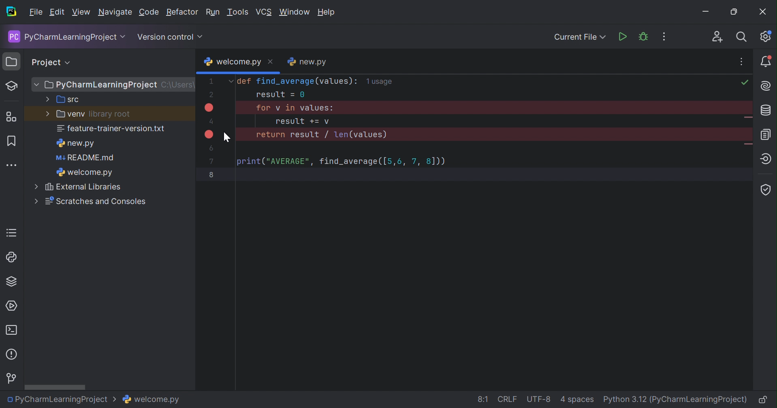 This screenshot has height=408, width=777. What do you see at coordinates (115, 12) in the screenshot?
I see `Navigate` at bounding box center [115, 12].